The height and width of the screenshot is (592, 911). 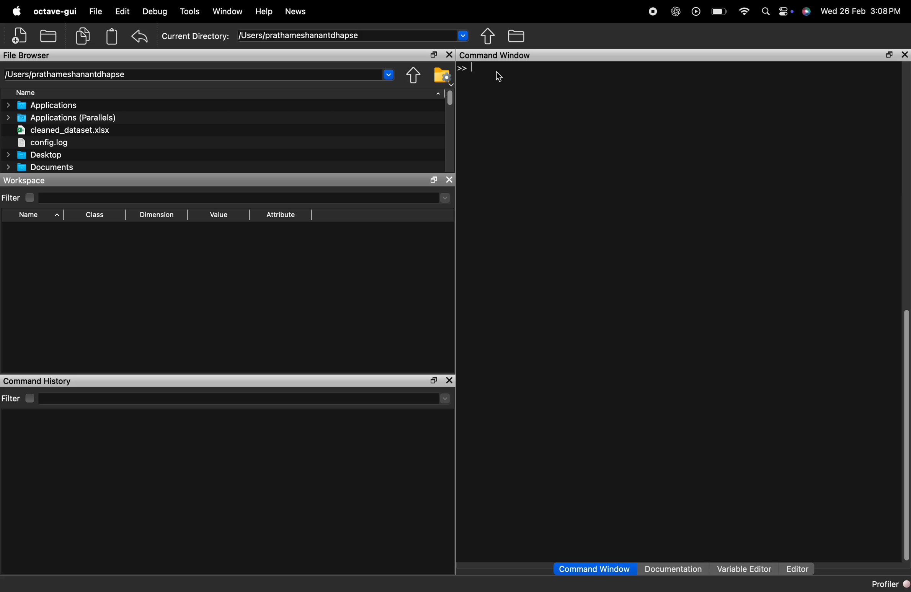 What do you see at coordinates (218, 217) in the screenshot?
I see `Value` at bounding box center [218, 217].